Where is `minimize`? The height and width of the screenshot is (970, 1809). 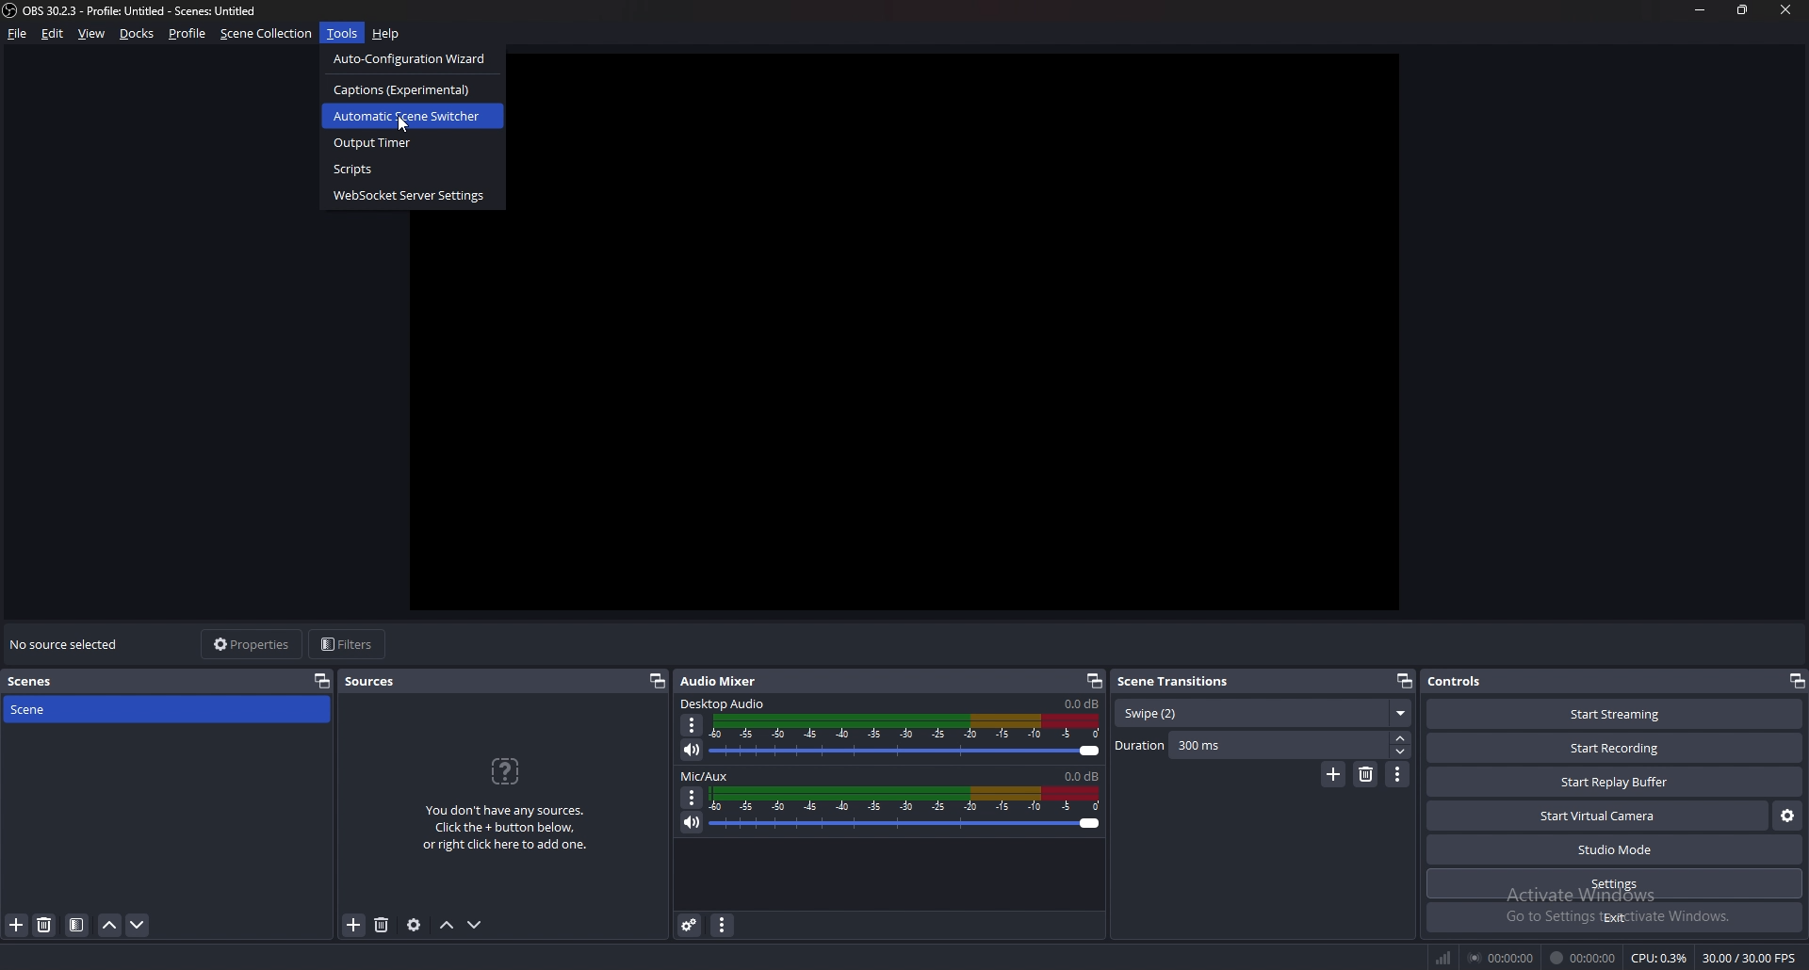
minimize is located at coordinates (1700, 9).